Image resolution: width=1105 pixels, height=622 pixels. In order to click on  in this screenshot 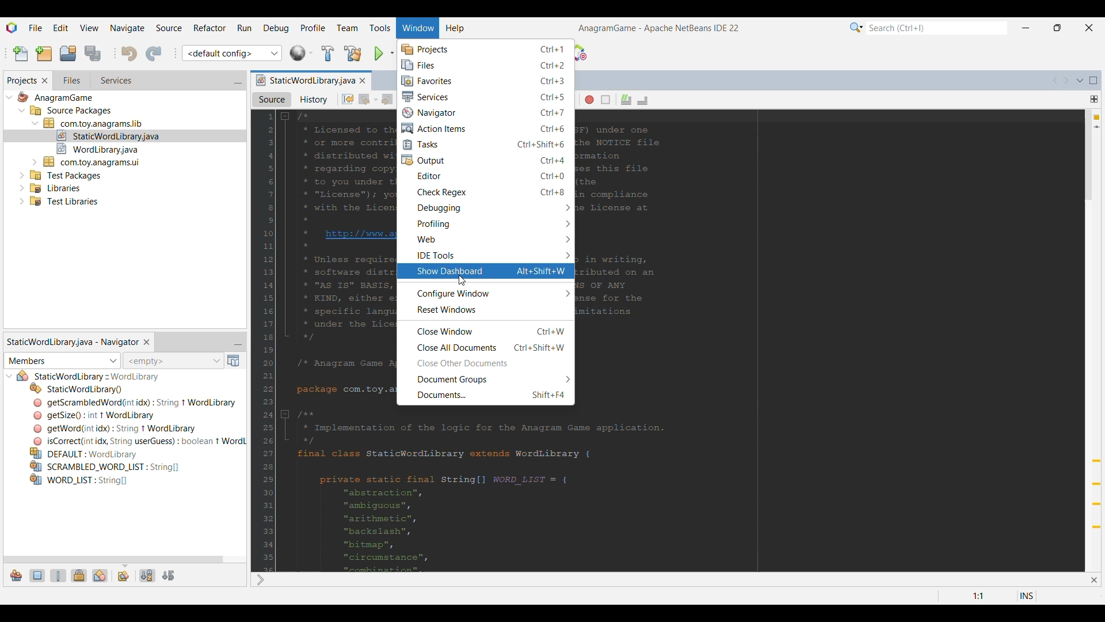, I will do `click(109, 134)`.